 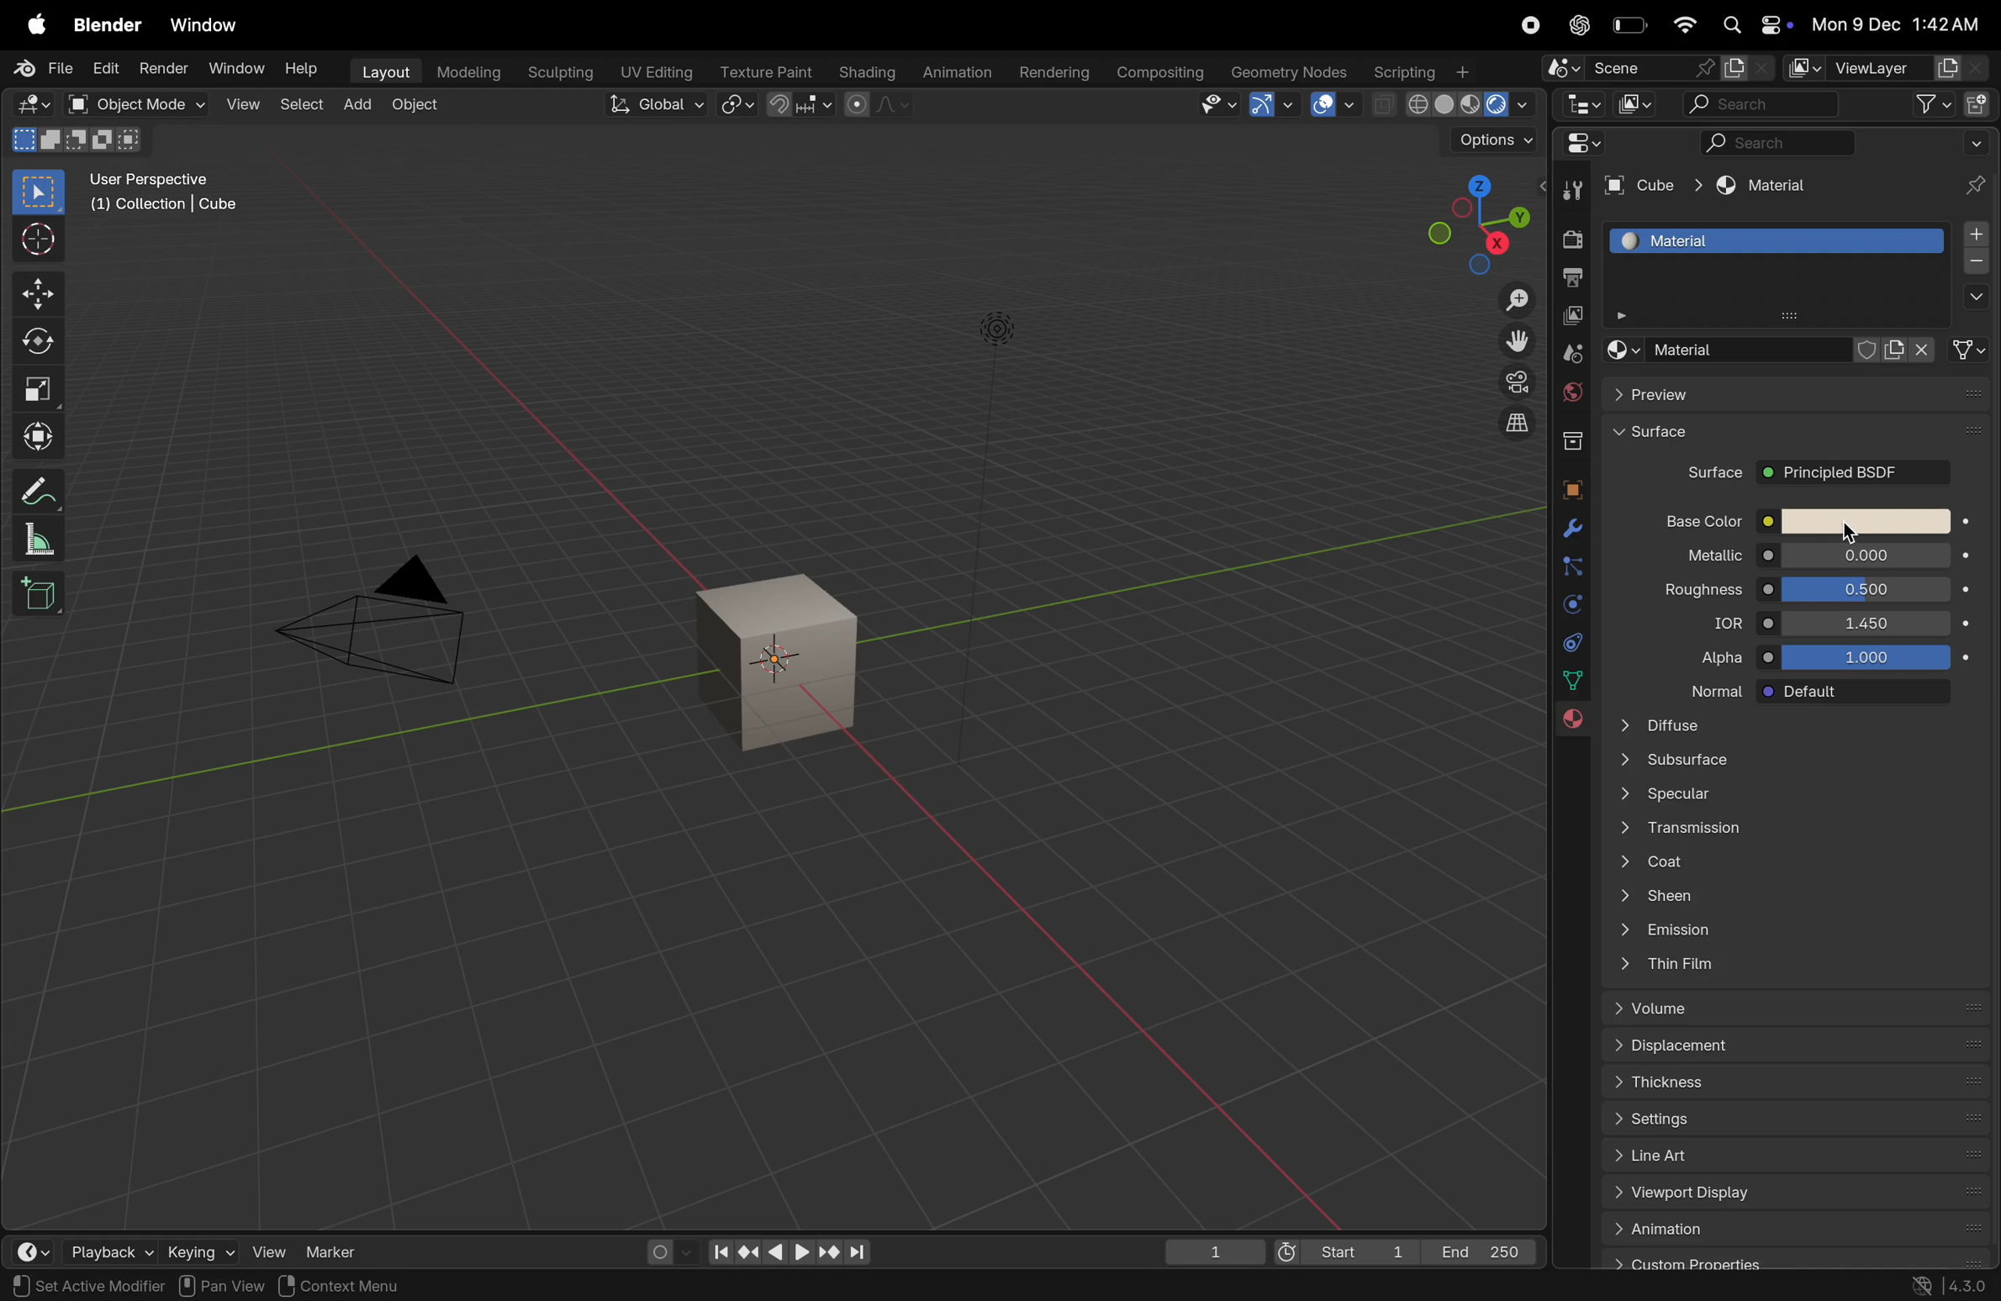 I want to click on editor type, so click(x=21, y=1248).